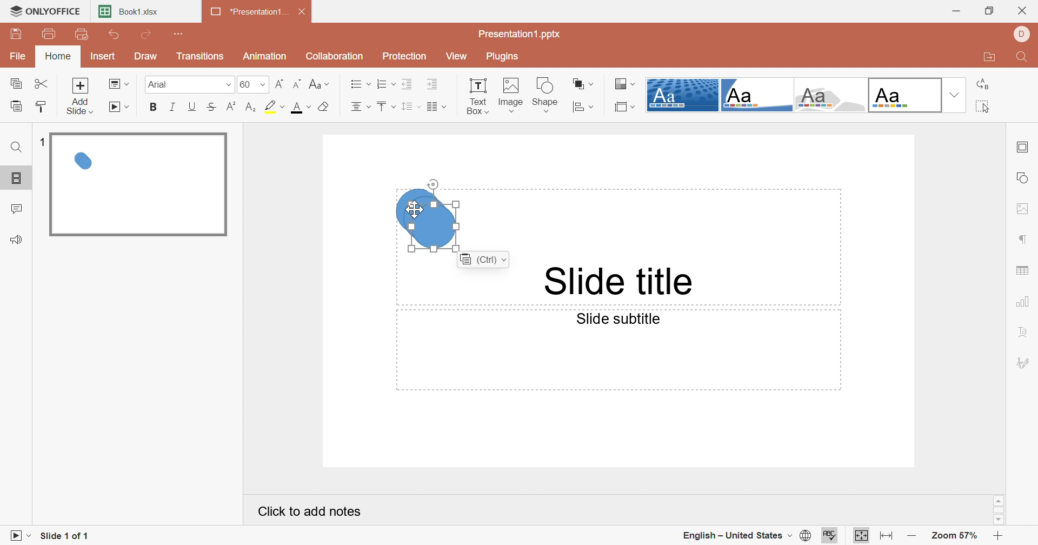 Image resolution: width=1038 pixels, height=545 pixels. Describe the element at coordinates (620, 318) in the screenshot. I see `Slide subtitle` at that location.